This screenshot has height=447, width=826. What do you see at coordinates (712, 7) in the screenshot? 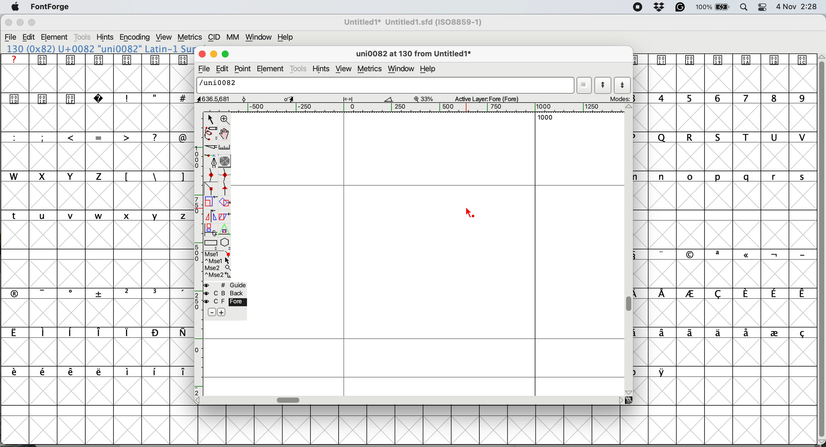
I see `battery` at bounding box center [712, 7].